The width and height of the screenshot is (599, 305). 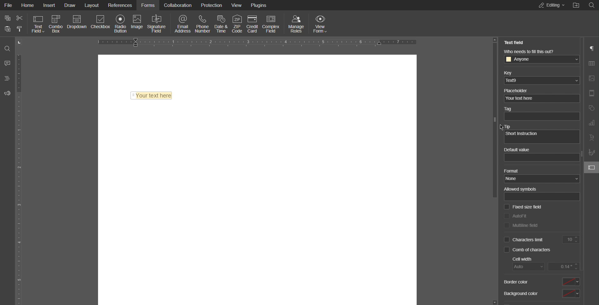 What do you see at coordinates (213, 5) in the screenshot?
I see `Protection` at bounding box center [213, 5].